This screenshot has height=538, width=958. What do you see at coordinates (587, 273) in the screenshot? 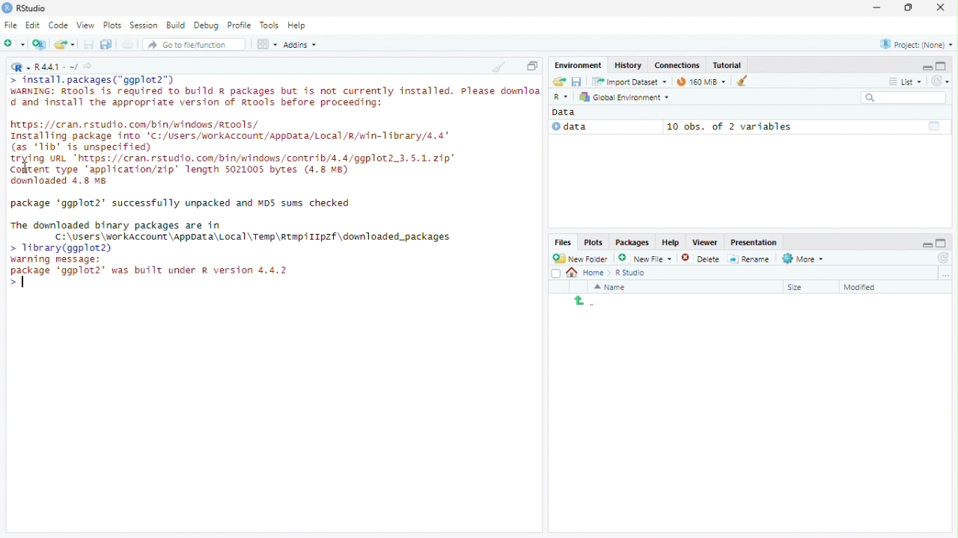
I see `Home` at bounding box center [587, 273].